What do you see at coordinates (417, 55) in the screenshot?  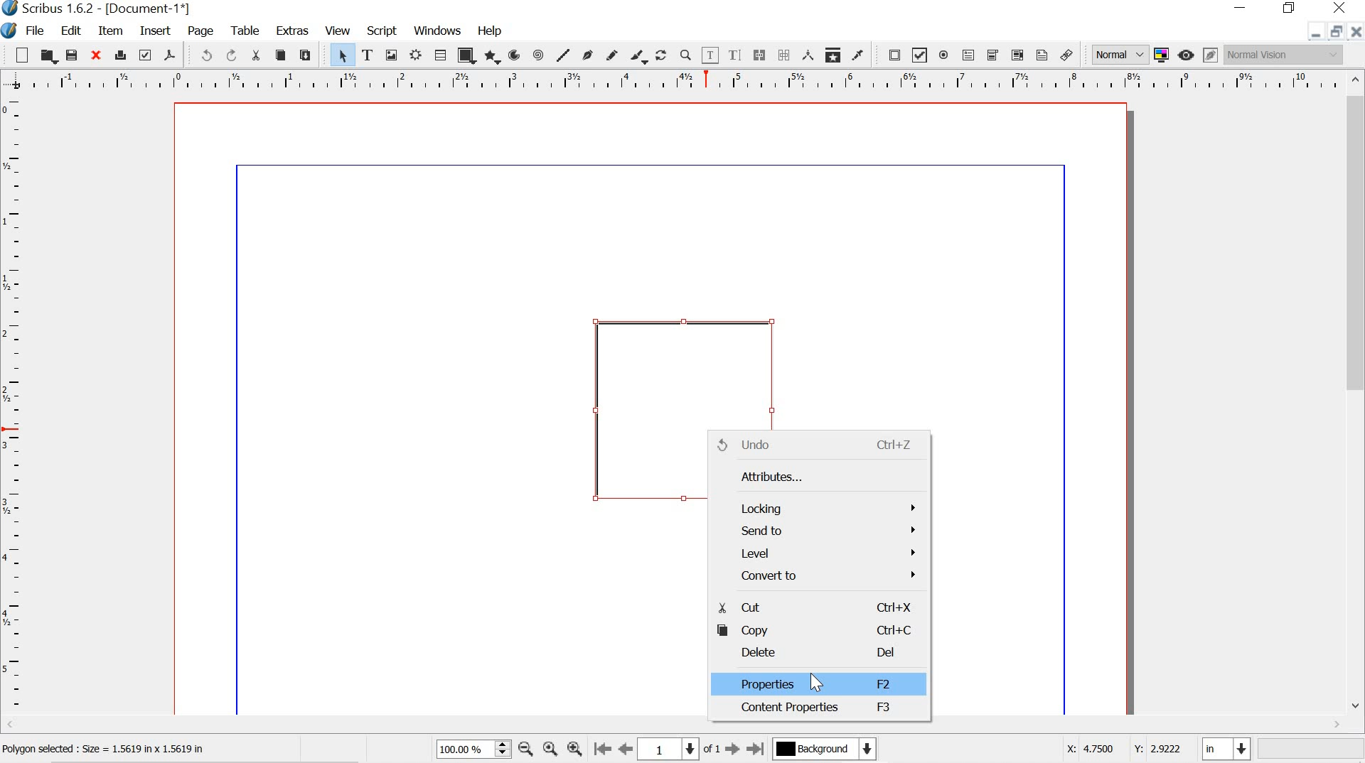 I see `render frame` at bounding box center [417, 55].